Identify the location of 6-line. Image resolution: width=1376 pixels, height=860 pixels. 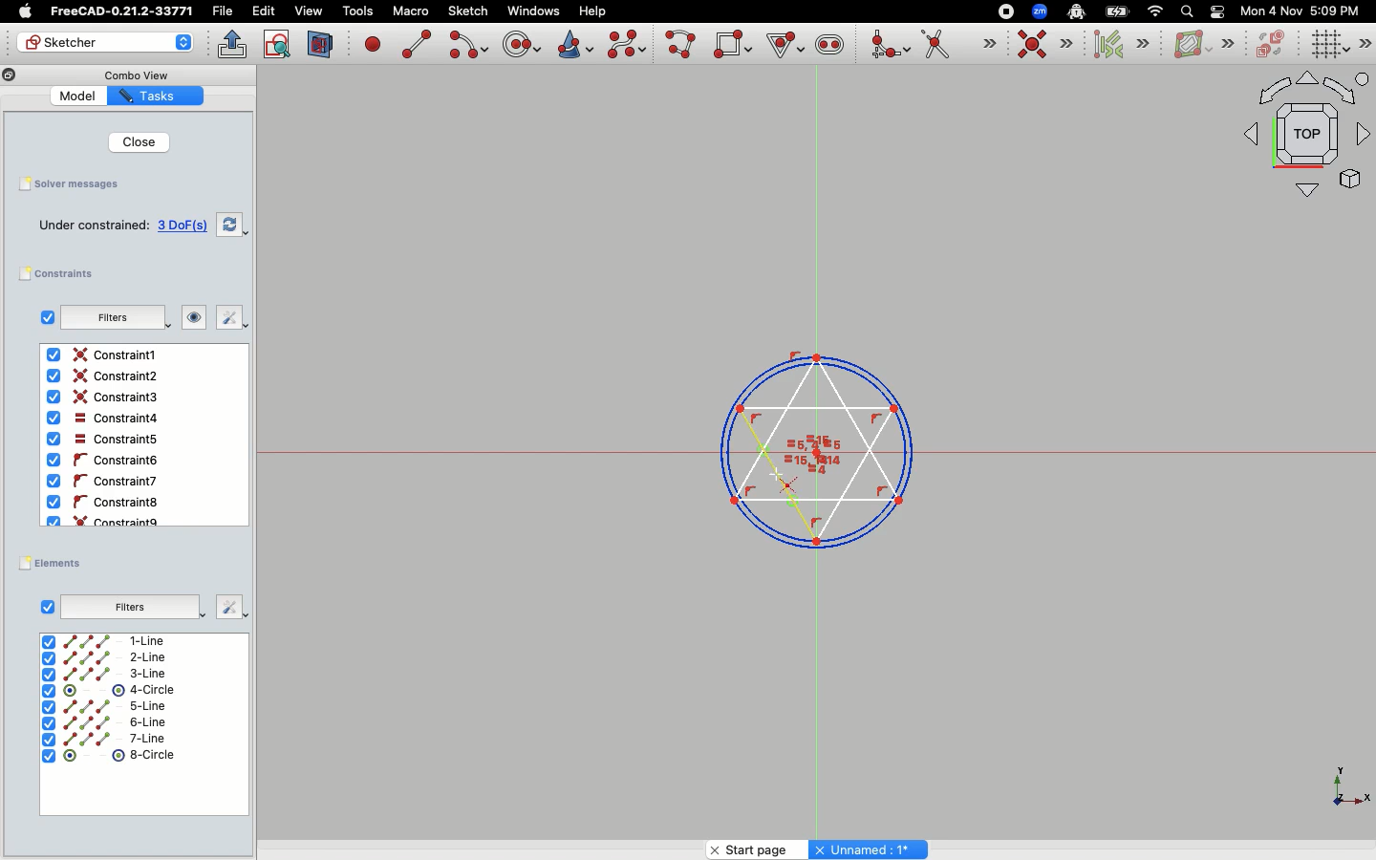
(103, 723).